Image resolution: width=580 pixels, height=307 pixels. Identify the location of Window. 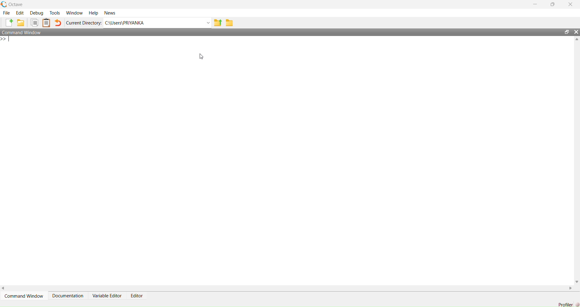
(74, 12).